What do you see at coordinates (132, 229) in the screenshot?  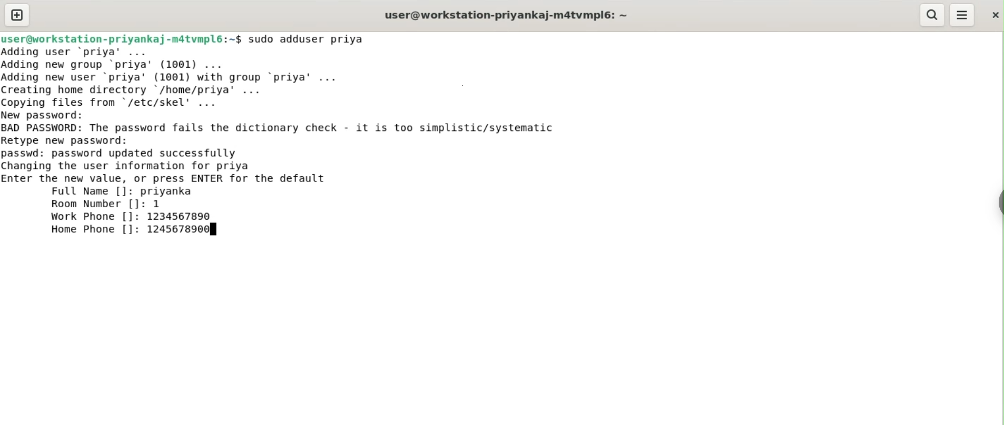 I see `Home Phone []: 1245678900` at bounding box center [132, 229].